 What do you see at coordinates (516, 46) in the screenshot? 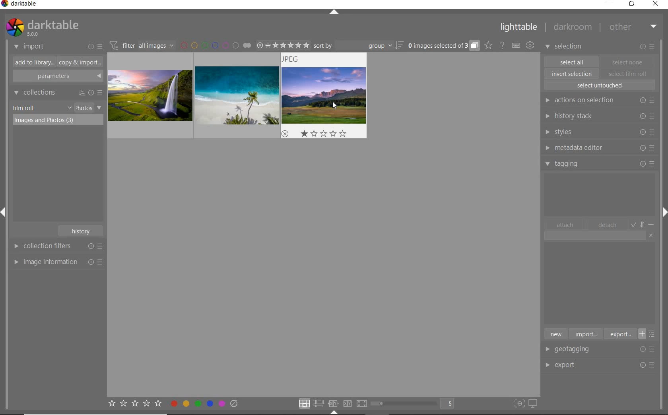
I see `set keyboard shortcut` at bounding box center [516, 46].